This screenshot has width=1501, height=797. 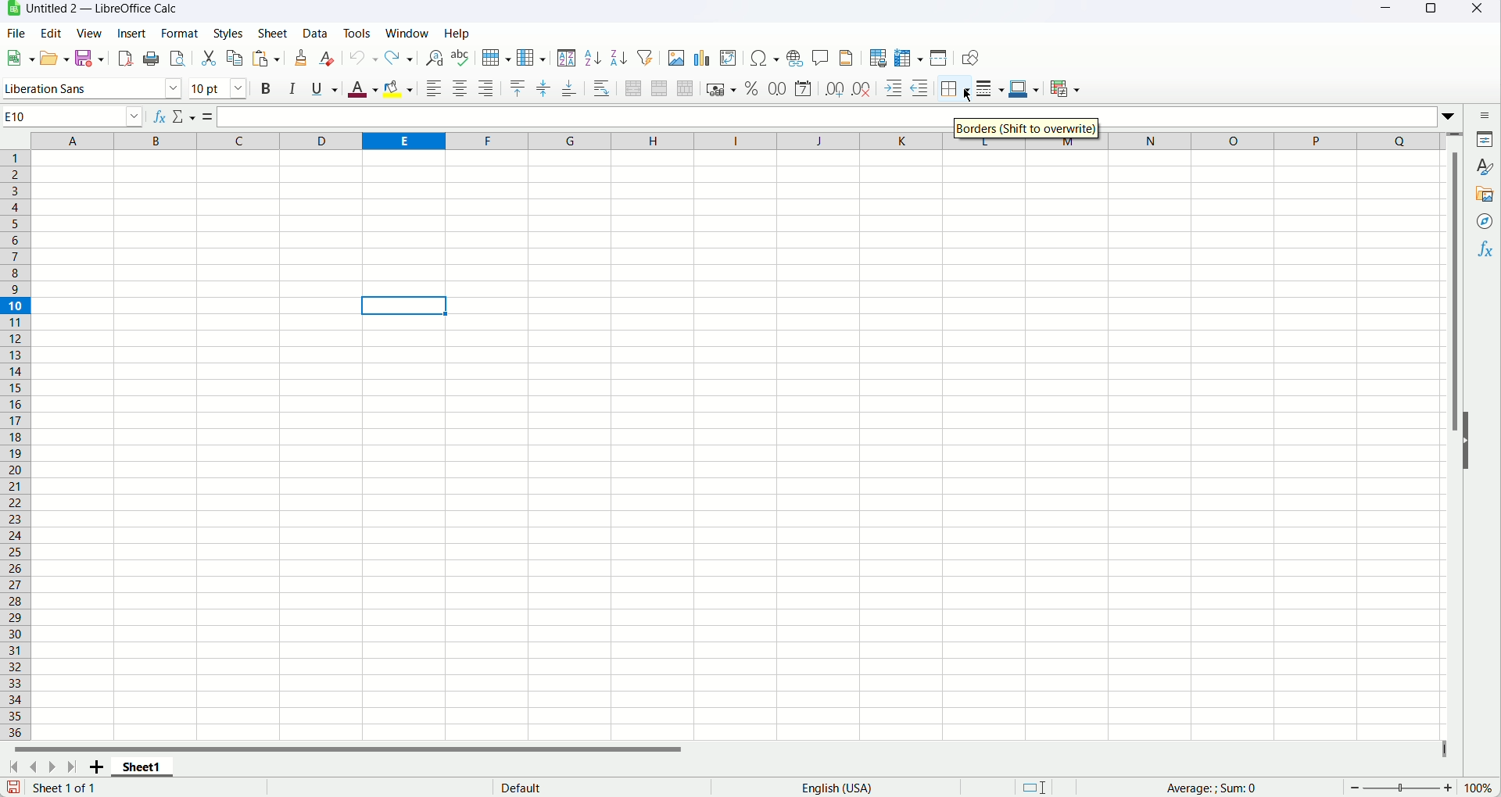 I want to click on Print, so click(x=152, y=58).